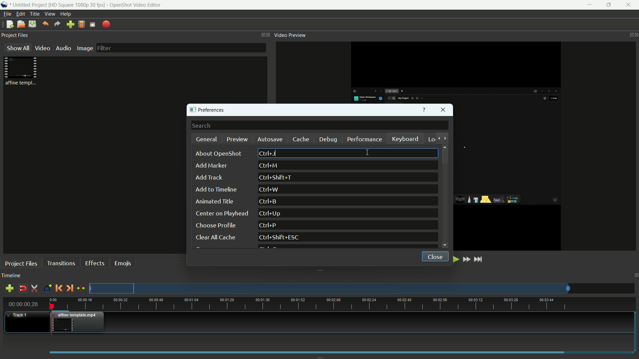 The width and height of the screenshot is (639, 359). Describe the element at coordinates (635, 275) in the screenshot. I see `close timeline` at that location.